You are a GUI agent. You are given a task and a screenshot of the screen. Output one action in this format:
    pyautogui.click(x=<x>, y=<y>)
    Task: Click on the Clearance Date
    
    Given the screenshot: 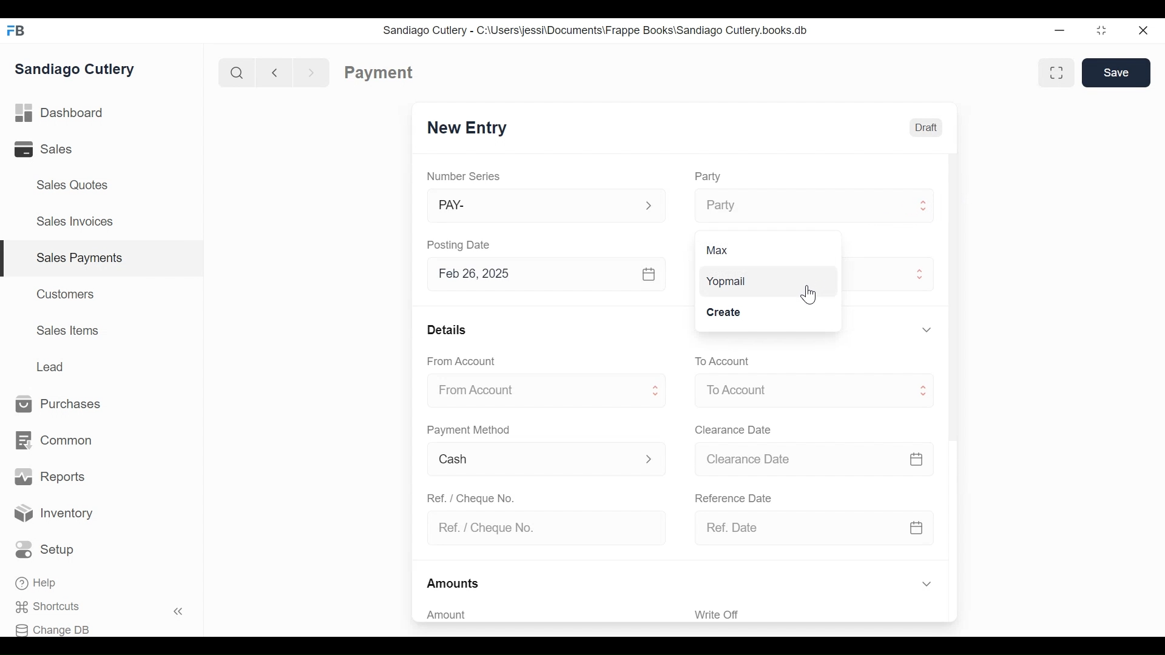 What is the action you would take?
    pyautogui.click(x=734, y=431)
    